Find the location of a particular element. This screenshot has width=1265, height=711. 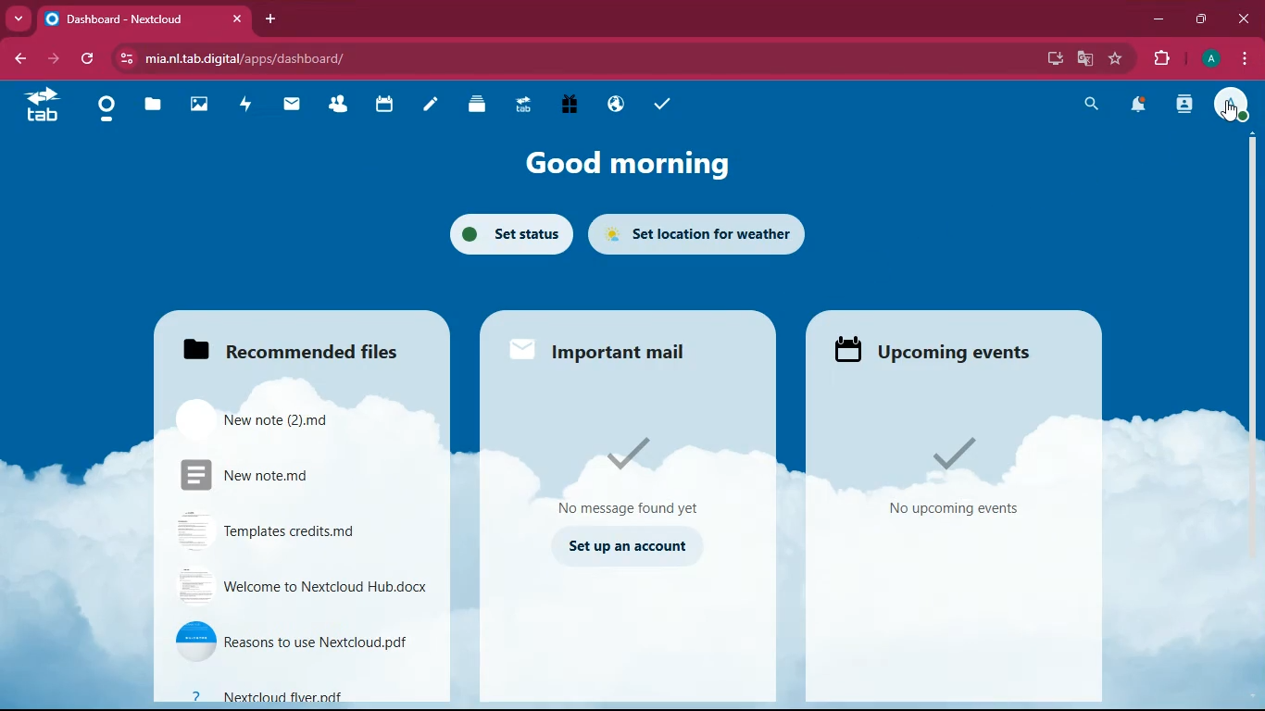

gift is located at coordinates (577, 105).